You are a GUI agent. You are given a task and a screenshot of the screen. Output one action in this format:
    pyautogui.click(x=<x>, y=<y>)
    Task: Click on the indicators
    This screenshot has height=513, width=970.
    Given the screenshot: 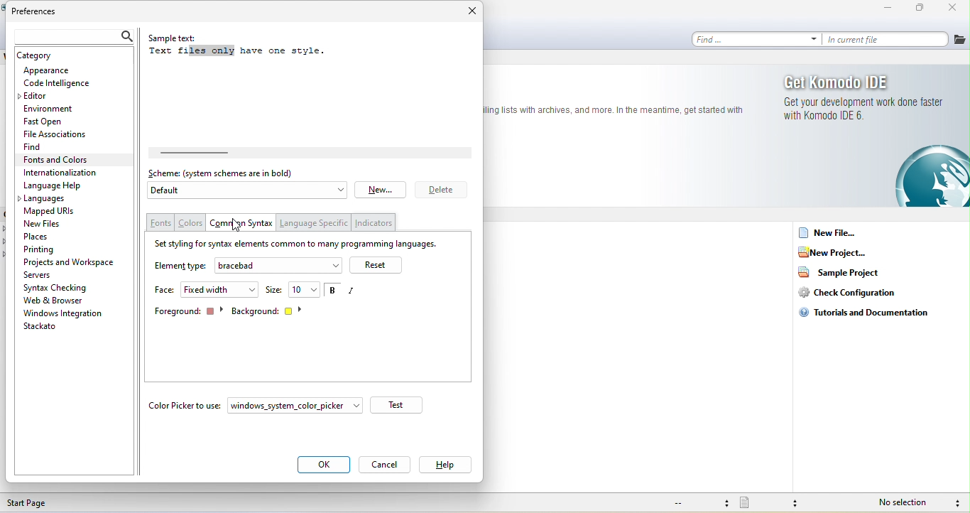 What is the action you would take?
    pyautogui.click(x=375, y=223)
    